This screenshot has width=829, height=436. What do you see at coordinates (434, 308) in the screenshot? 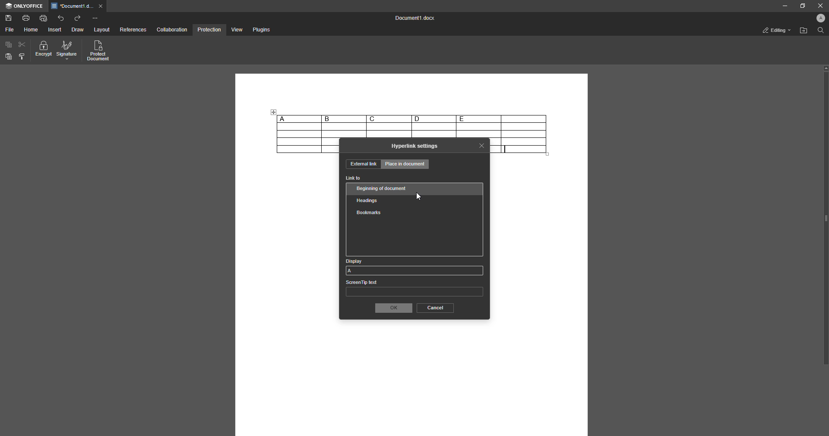
I see `Cancel` at bounding box center [434, 308].